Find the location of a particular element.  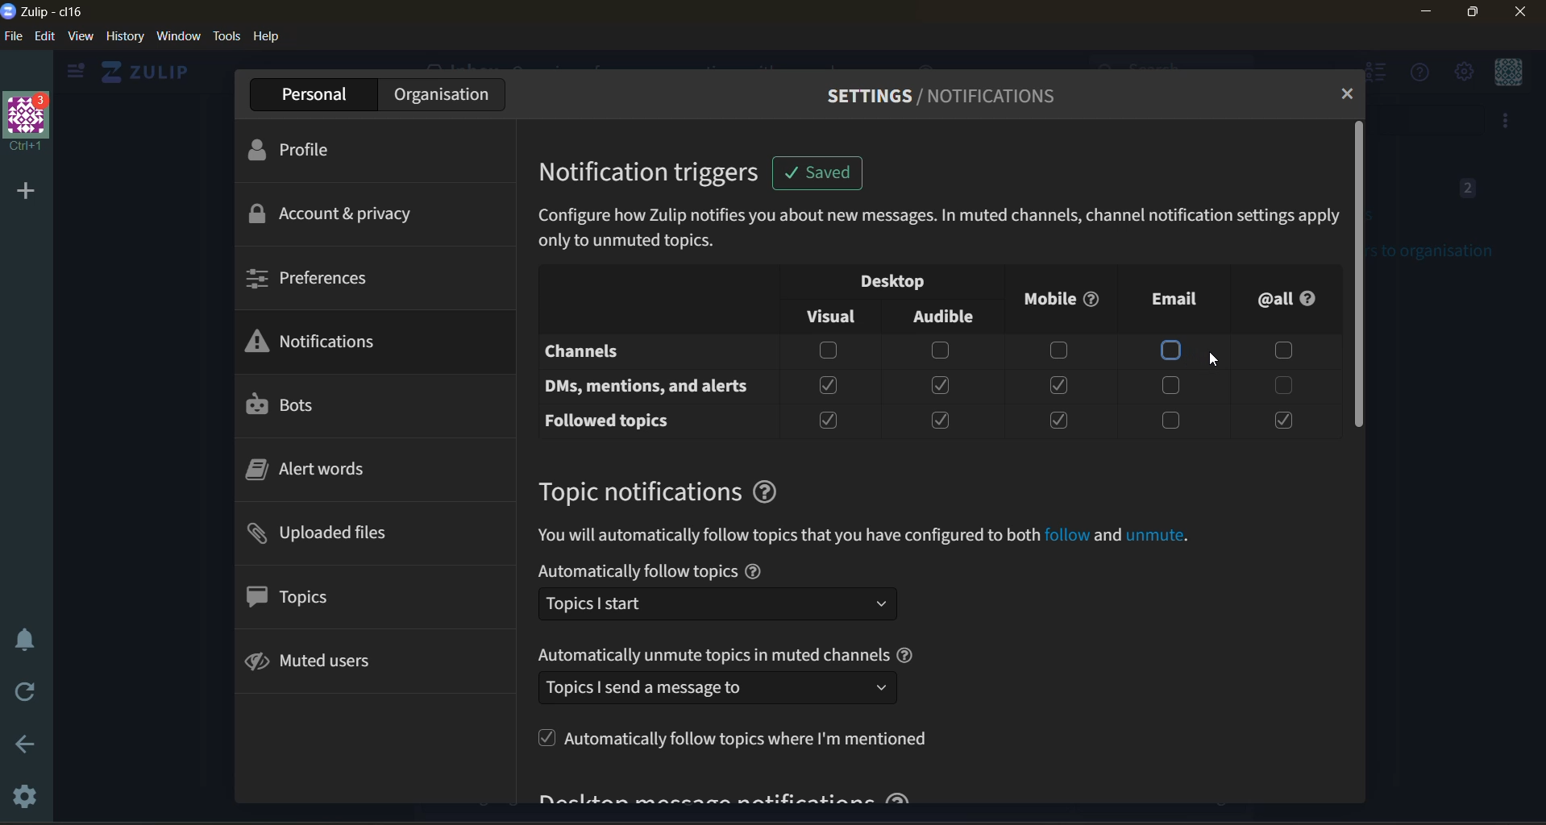

checkbox is located at coordinates (828, 421).